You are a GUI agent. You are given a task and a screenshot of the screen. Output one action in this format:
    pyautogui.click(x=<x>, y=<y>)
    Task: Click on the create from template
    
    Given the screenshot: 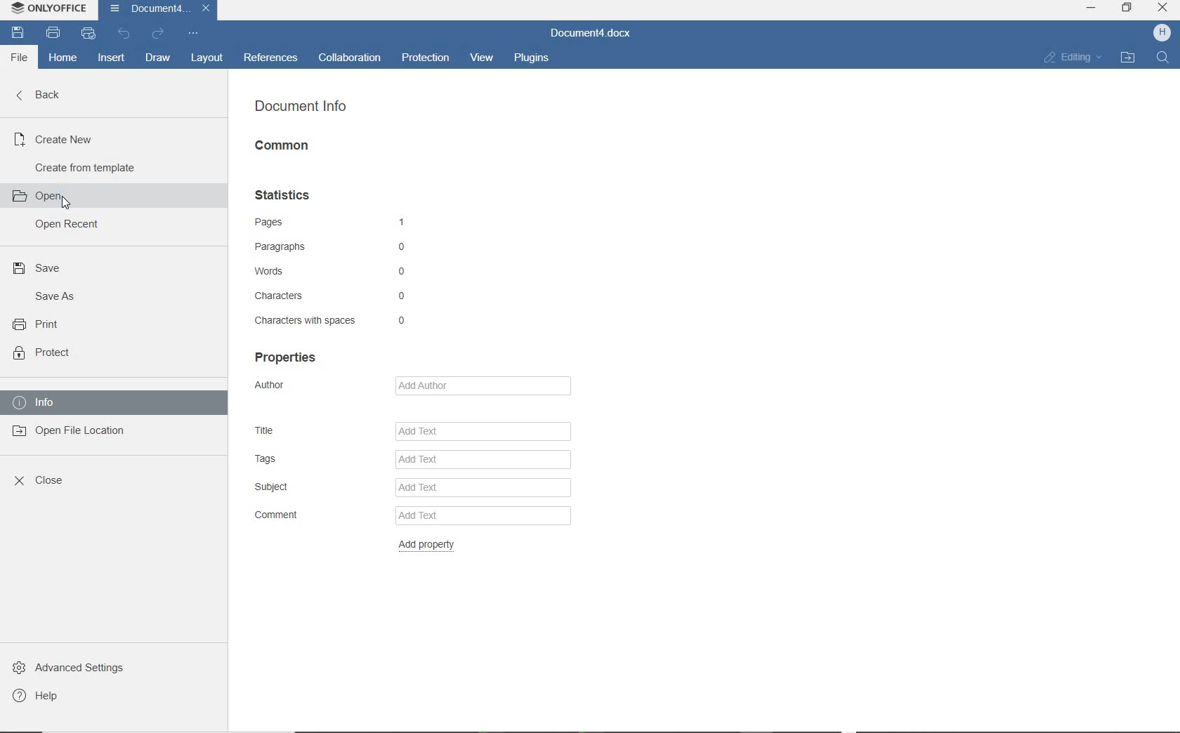 What is the action you would take?
    pyautogui.click(x=86, y=167)
    